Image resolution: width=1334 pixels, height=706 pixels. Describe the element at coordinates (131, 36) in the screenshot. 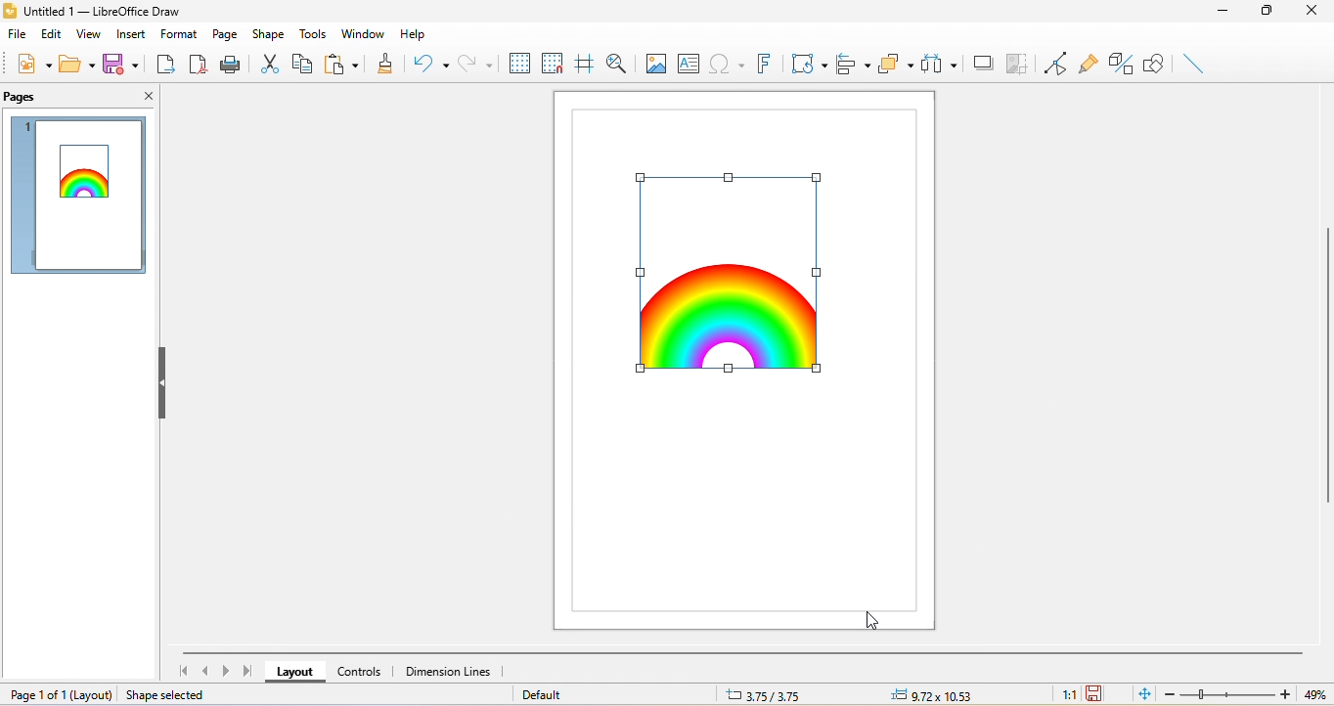

I see `insert` at that location.